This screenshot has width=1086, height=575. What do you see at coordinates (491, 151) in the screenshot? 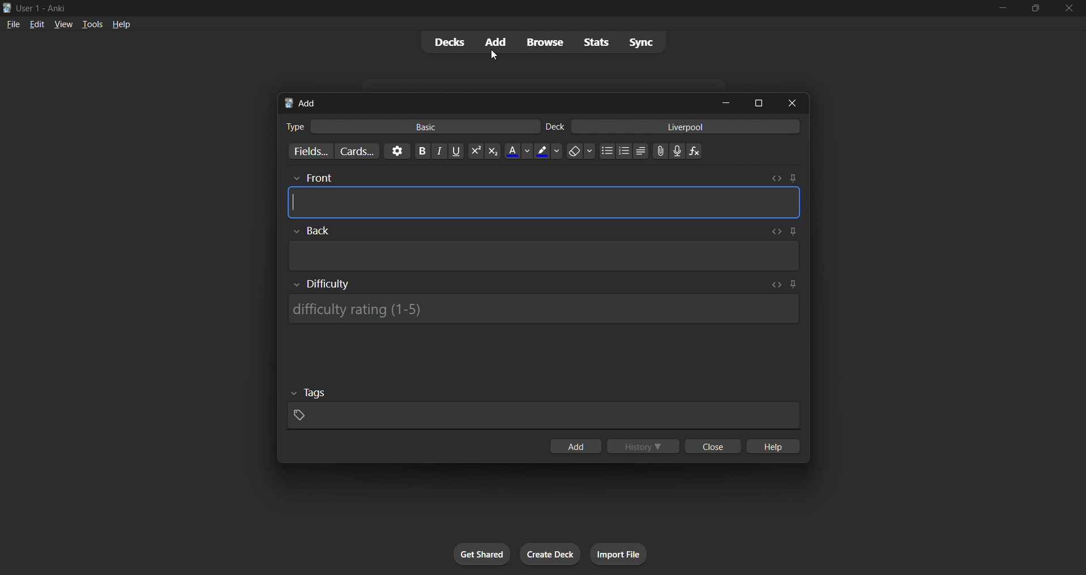
I see `subscript` at bounding box center [491, 151].